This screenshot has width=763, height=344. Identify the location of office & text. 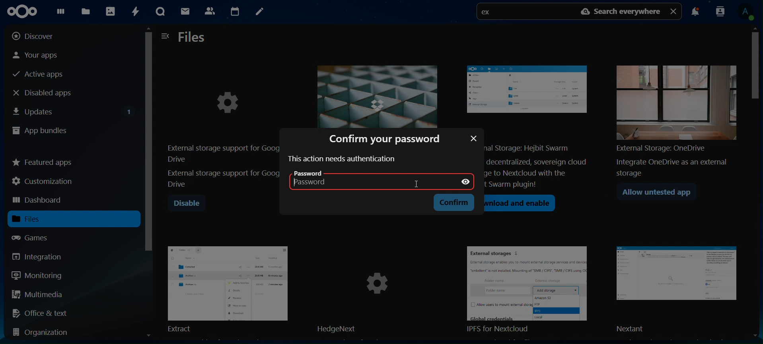
(43, 313).